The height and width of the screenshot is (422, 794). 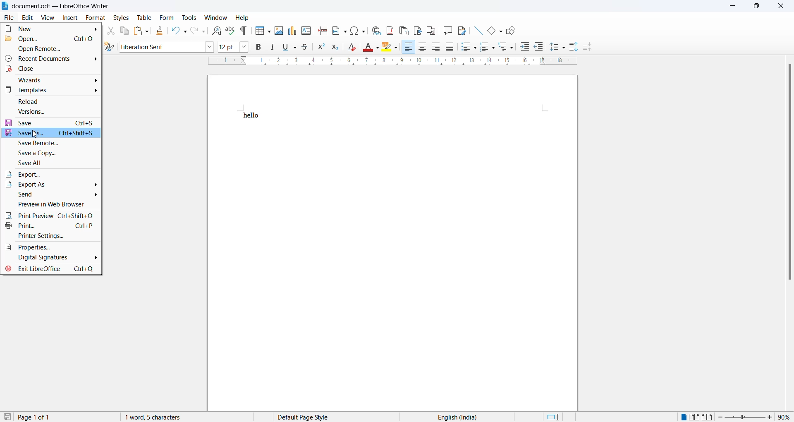 What do you see at coordinates (51, 122) in the screenshot?
I see `save` at bounding box center [51, 122].